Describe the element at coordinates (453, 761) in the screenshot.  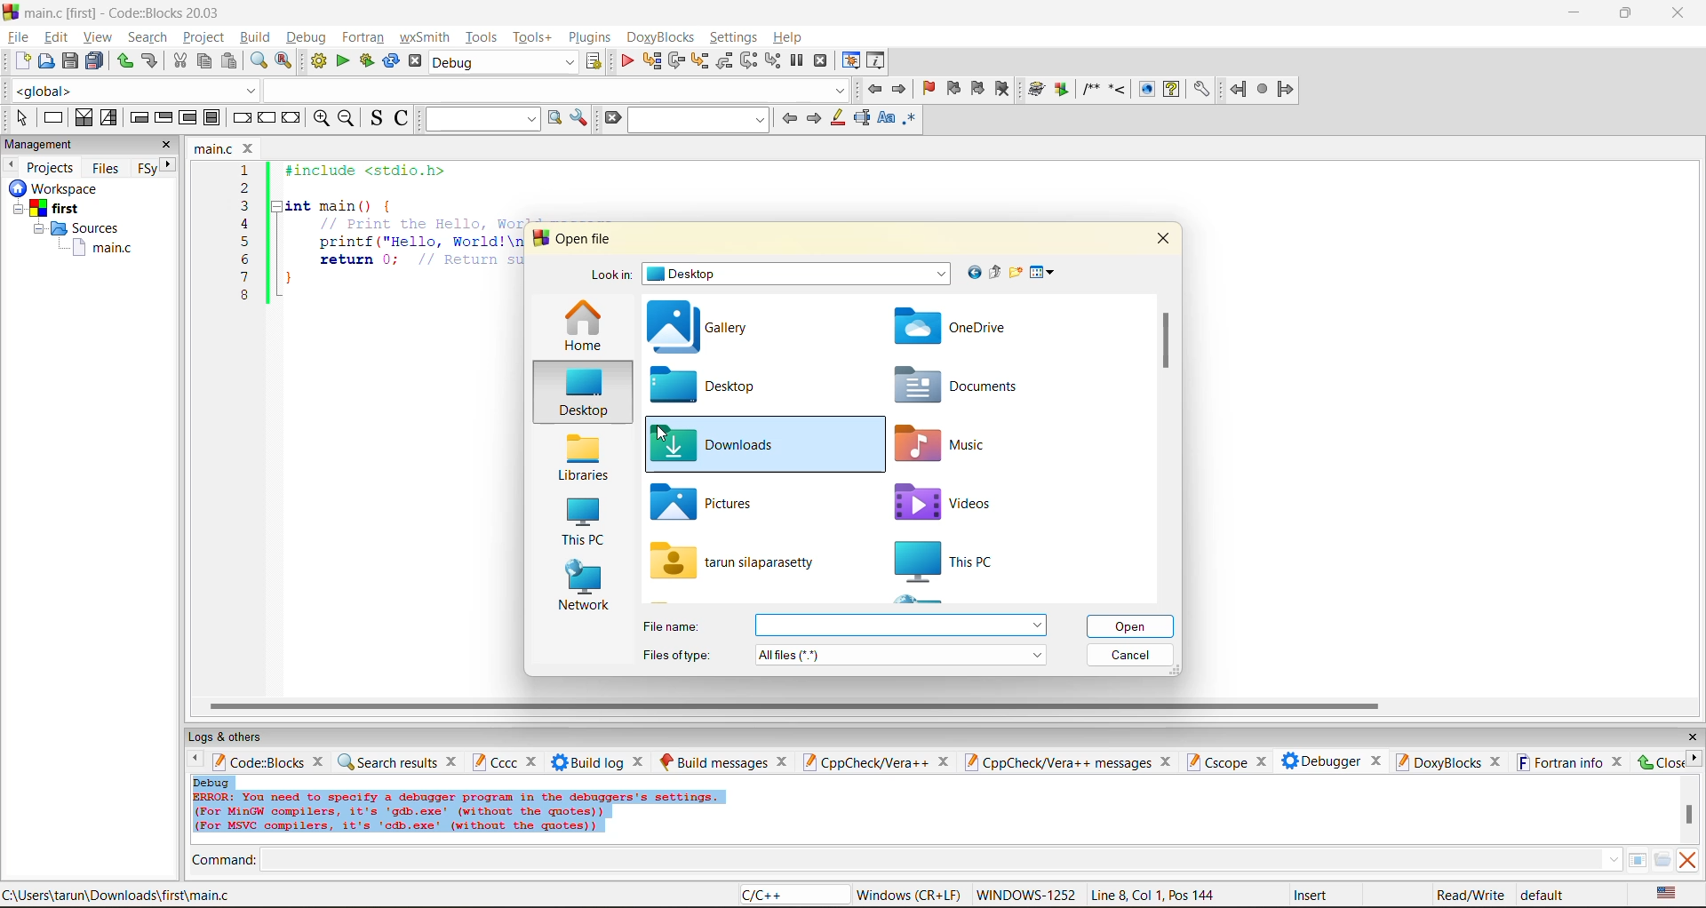
I see `close` at that location.